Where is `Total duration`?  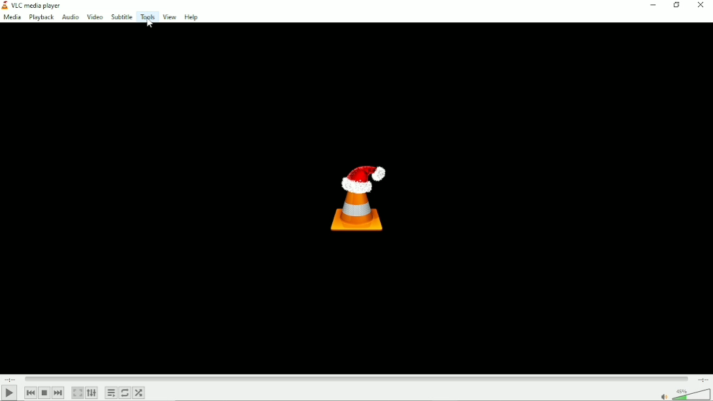 Total duration is located at coordinates (703, 378).